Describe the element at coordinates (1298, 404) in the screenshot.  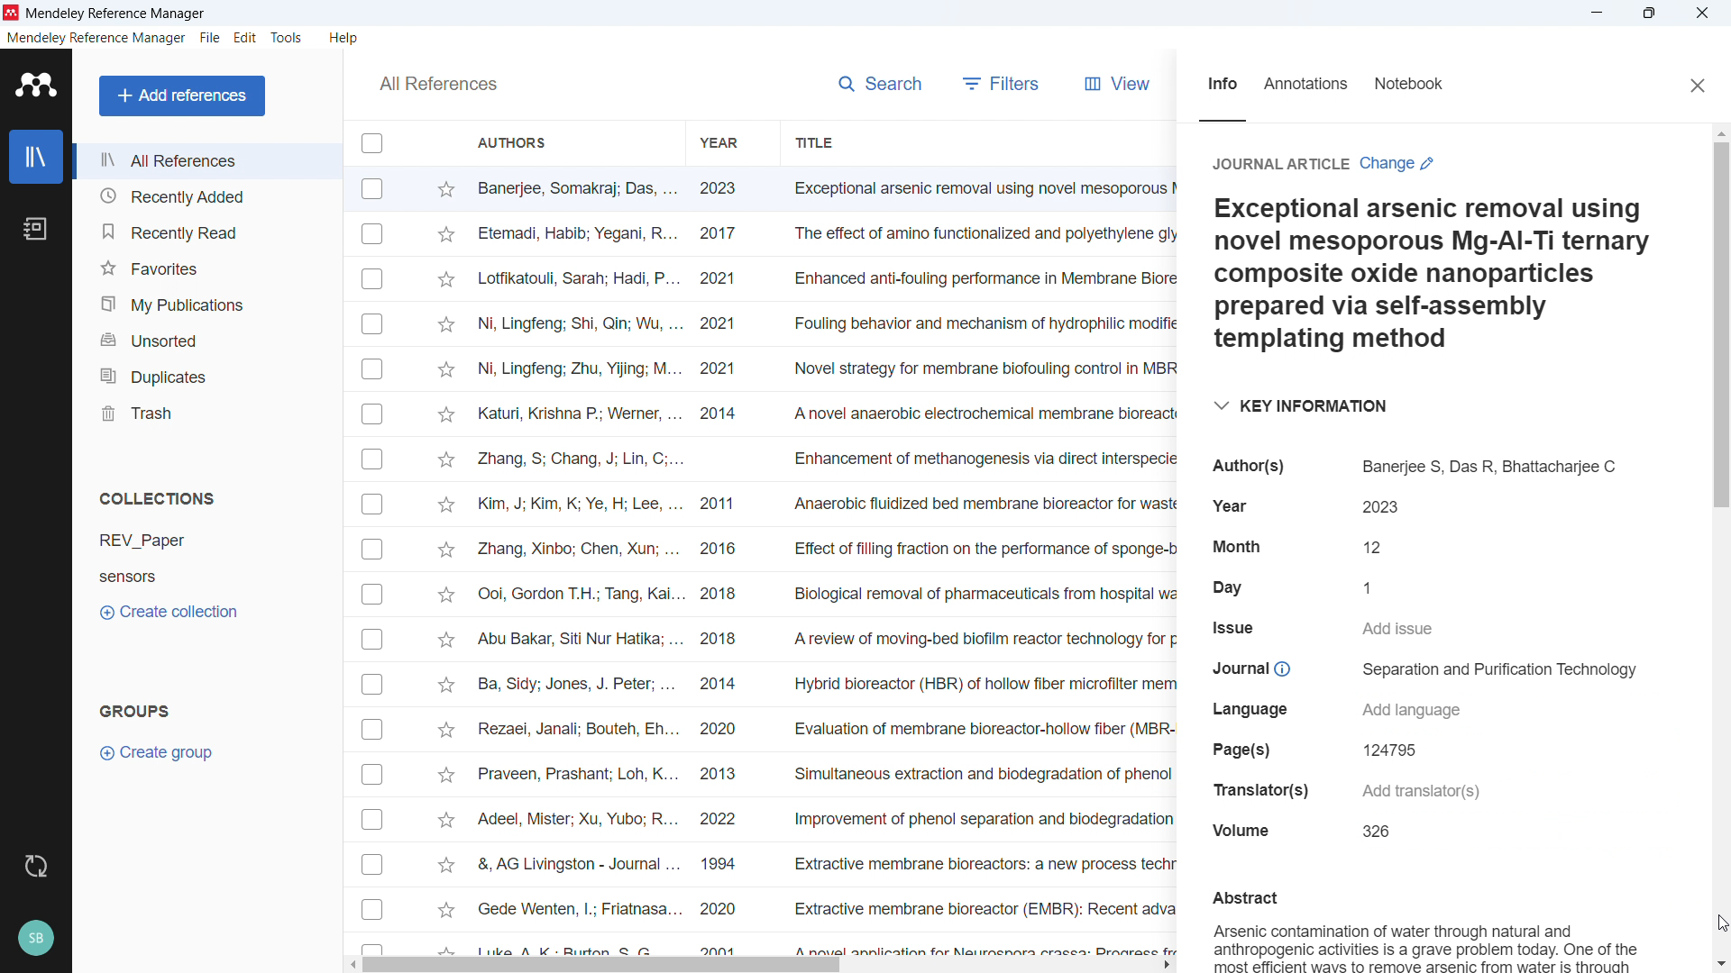
I see ` Key information ` at that location.